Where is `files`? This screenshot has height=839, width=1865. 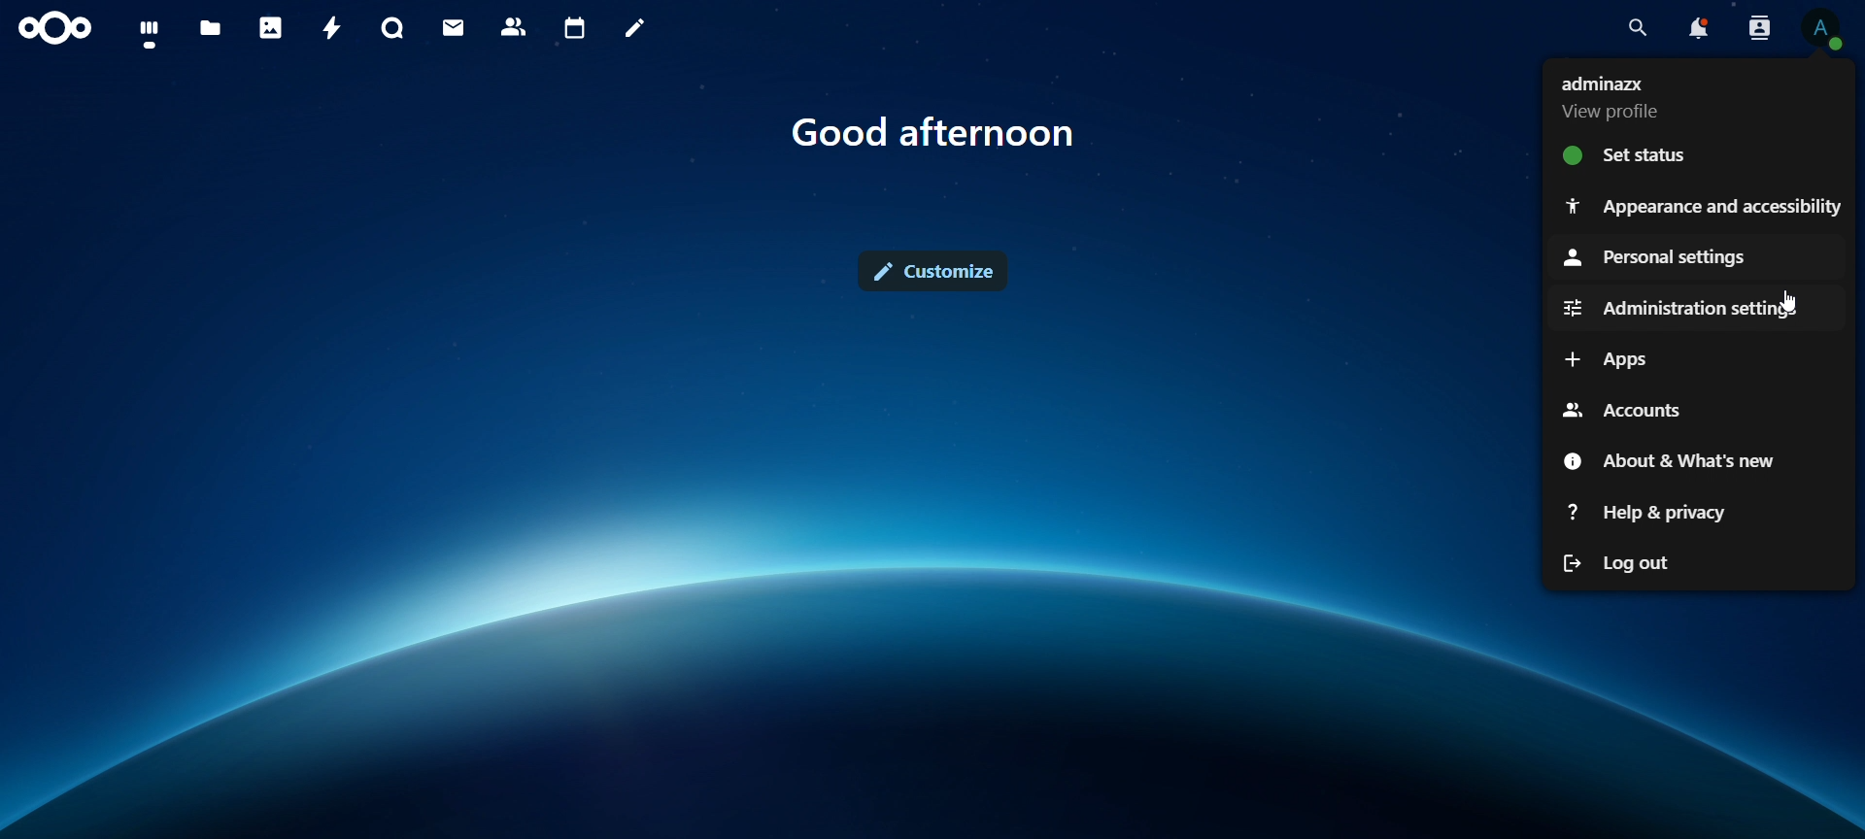 files is located at coordinates (212, 26).